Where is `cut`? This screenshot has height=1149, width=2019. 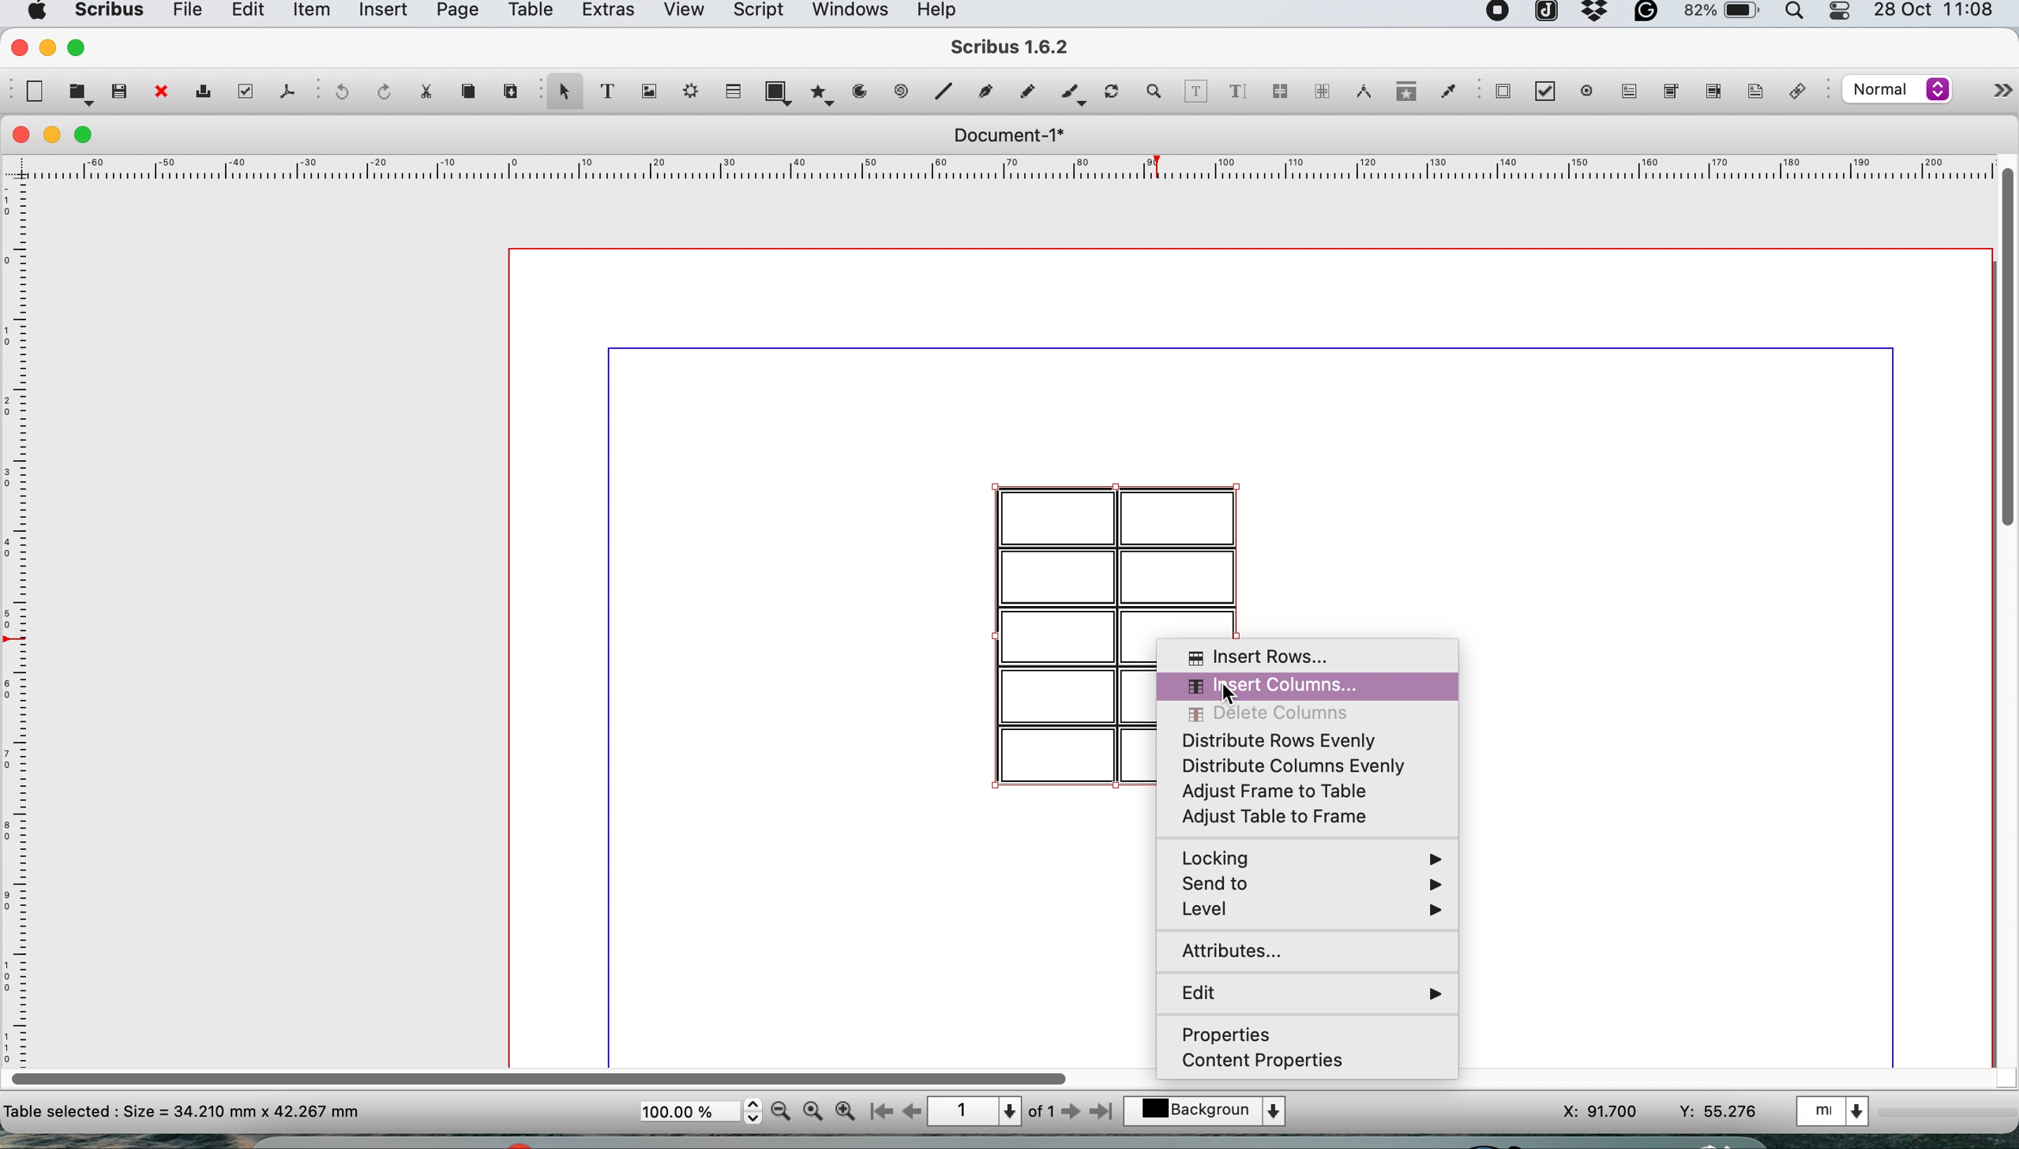 cut is located at coordinates (425, 90).